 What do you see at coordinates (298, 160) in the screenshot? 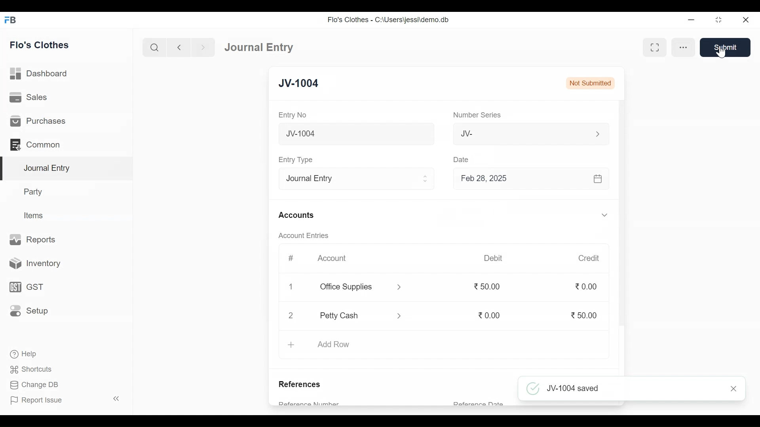
I see `Entry Type` at bounding box center [298, 160].